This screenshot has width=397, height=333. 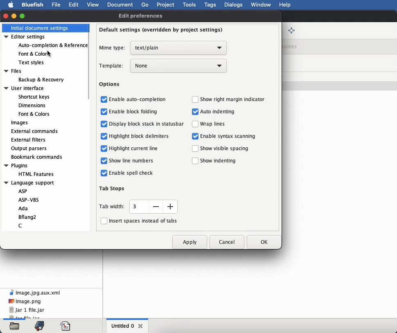 What do you see at coordinates (30, 149) in the screenshot?
I see `output parsers` at bounding box center [30, 149].